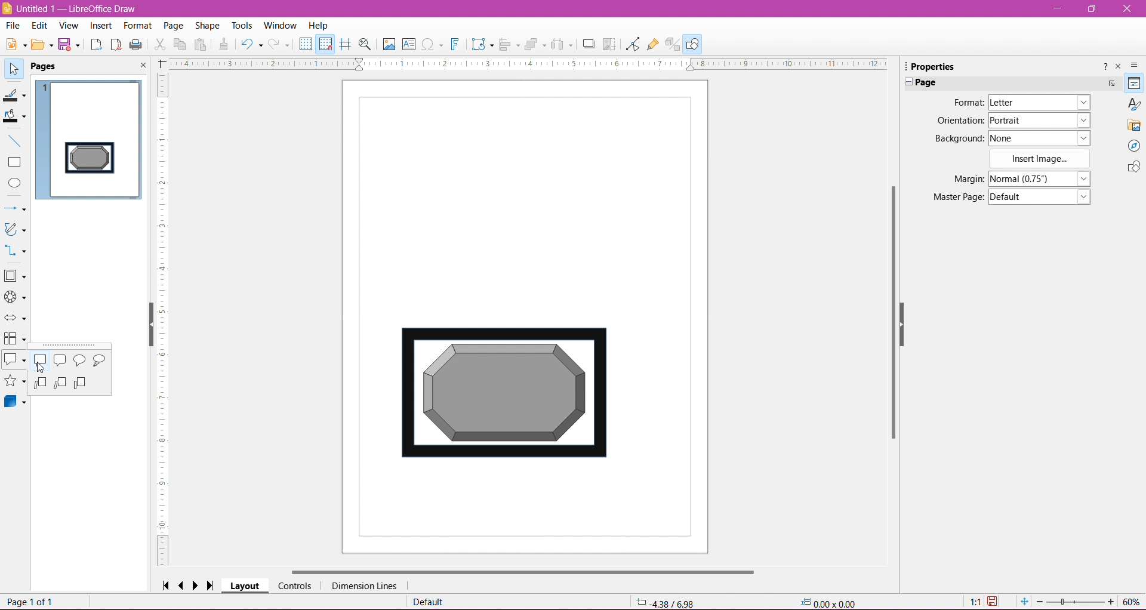  Describe the element at coordinates (387, 44) in the screenshot. I see `Insert Image` at that location.